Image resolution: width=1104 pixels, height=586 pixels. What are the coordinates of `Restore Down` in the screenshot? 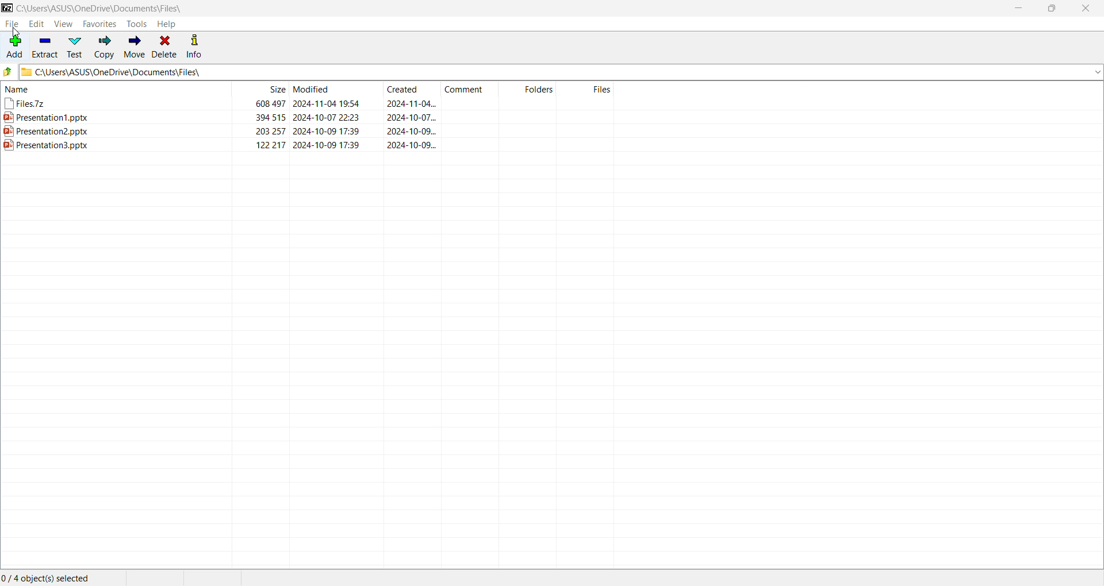 It's located at (1053, 7).